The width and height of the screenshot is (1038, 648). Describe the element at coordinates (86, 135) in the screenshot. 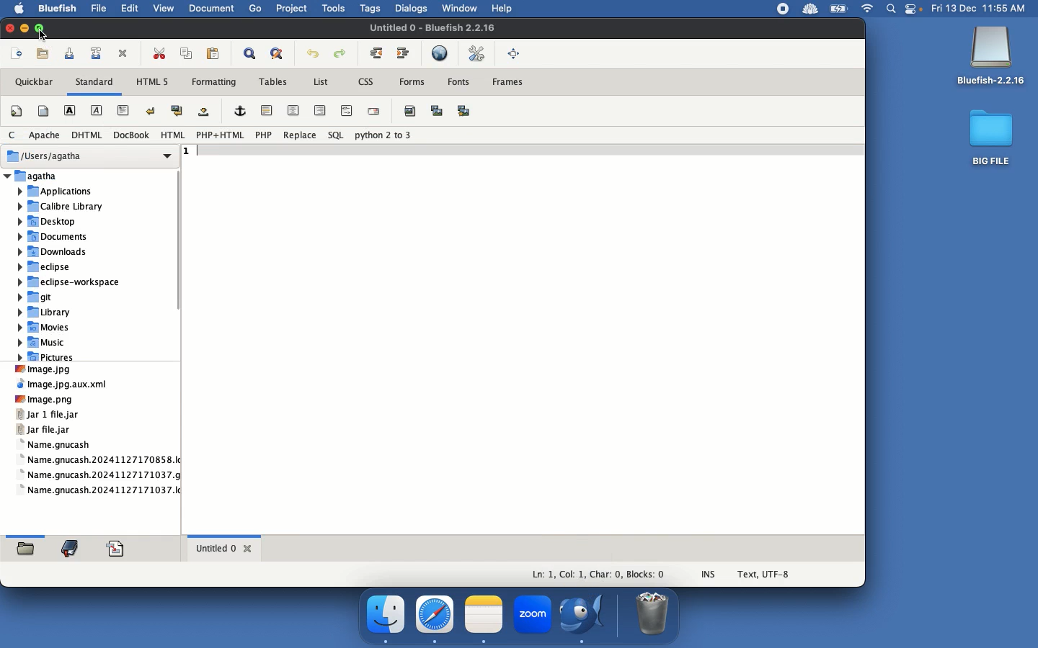

I see `DHTML` at that location.